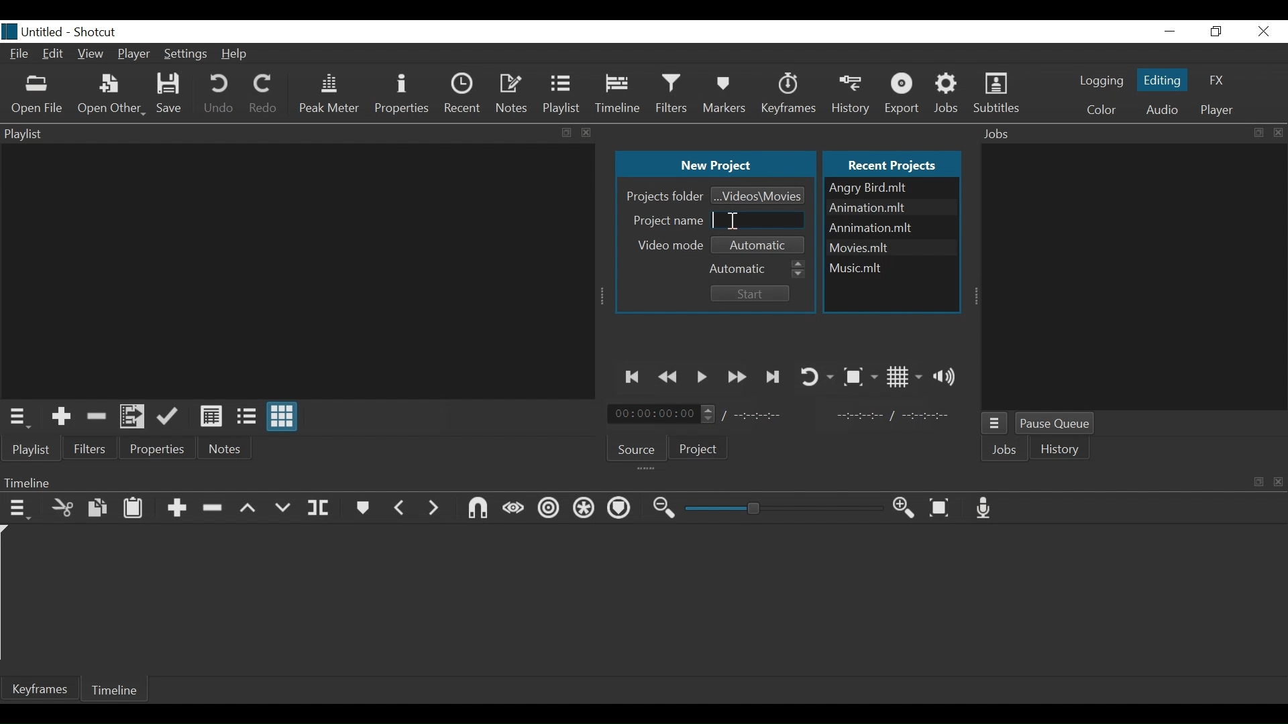  What do you see at coordinates (97, 31) in the screenshot?
I see `Shotcut` at bounding box center [97, 31].